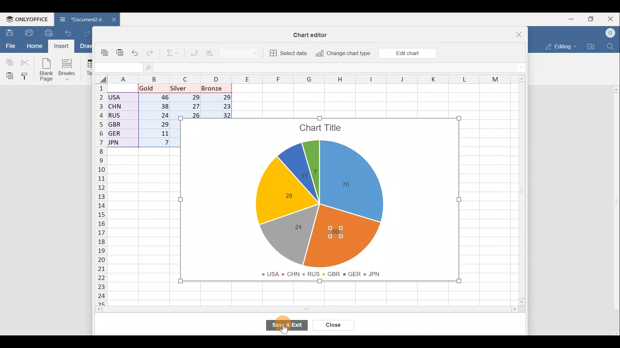 The height and width of the screenshot is (348, 620). I want to click on Maximize, so click(594, 18).